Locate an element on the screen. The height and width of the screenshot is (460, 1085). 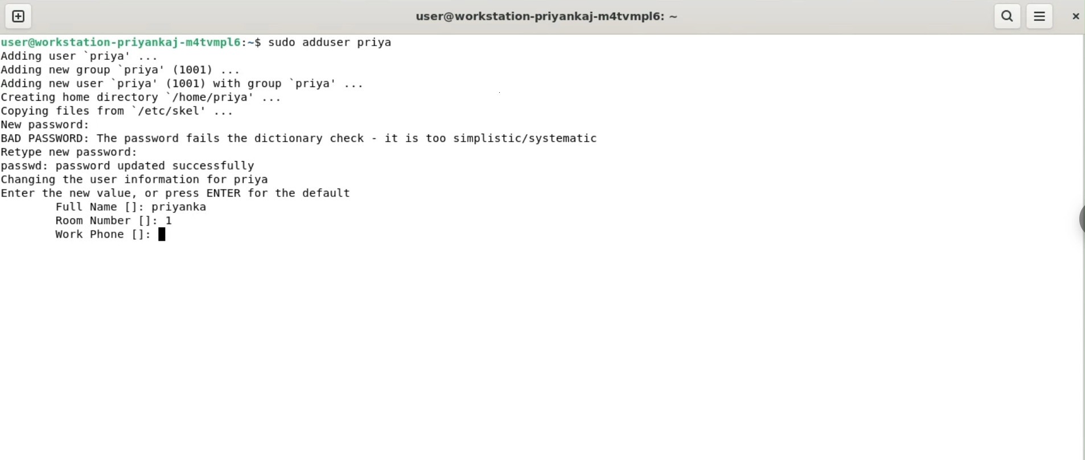
new tab is located at coordinates (18, 16).